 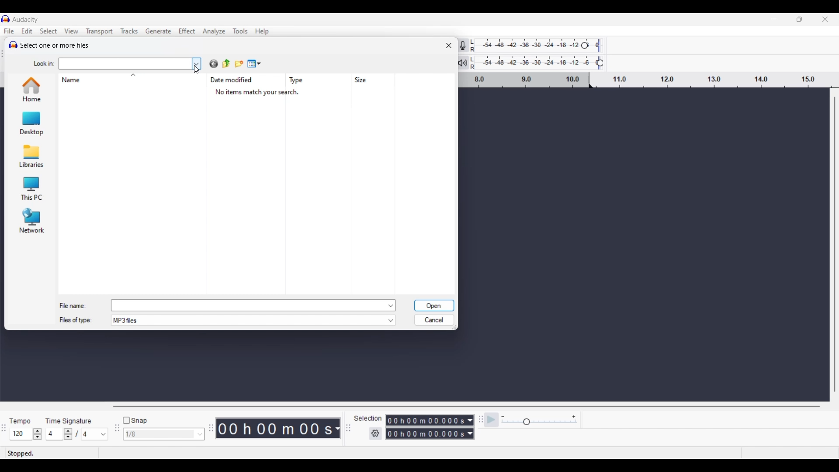 What do you see at coordinates (212, 431) in the screenshot?
I see `time toolbar` at bounding box center [212, 431].